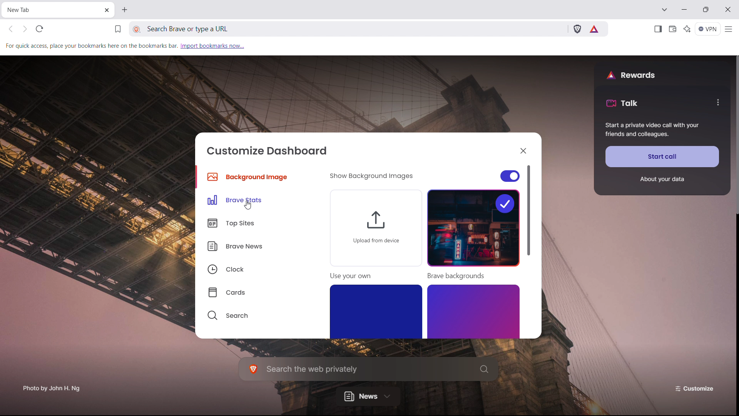  What do you see at coordinates (523, 150) in the screenshot?
I see `close` at bounding box center [523, 150].